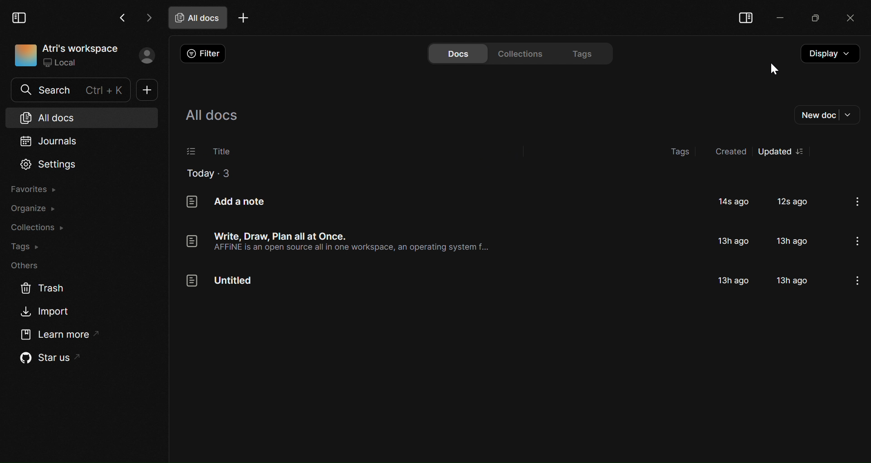  I want to click on All docs, so click(198, 17).